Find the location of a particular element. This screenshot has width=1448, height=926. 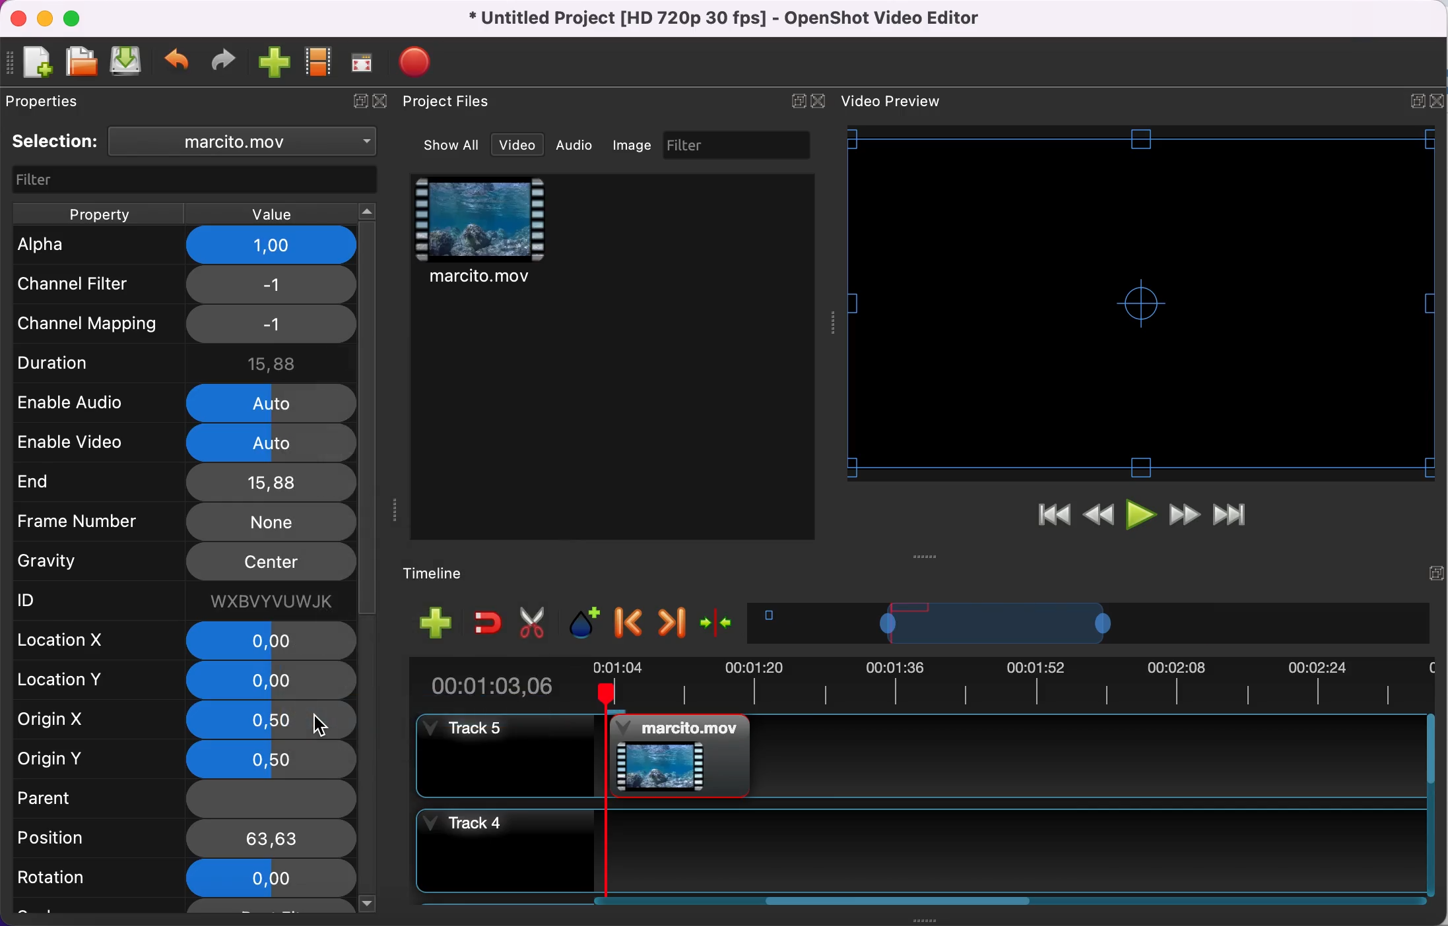

Close is located at coordinates (1436, 101).